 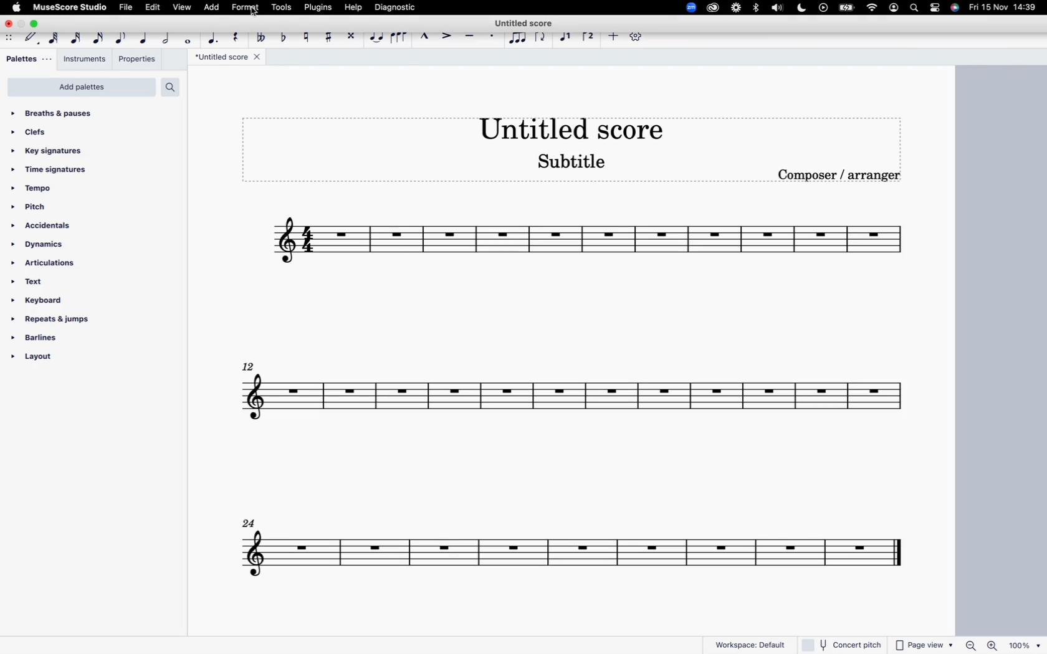 What do you see at coordinates (401, 38) in the screenshot?
I see `slur` at bounding box center [401, 38].